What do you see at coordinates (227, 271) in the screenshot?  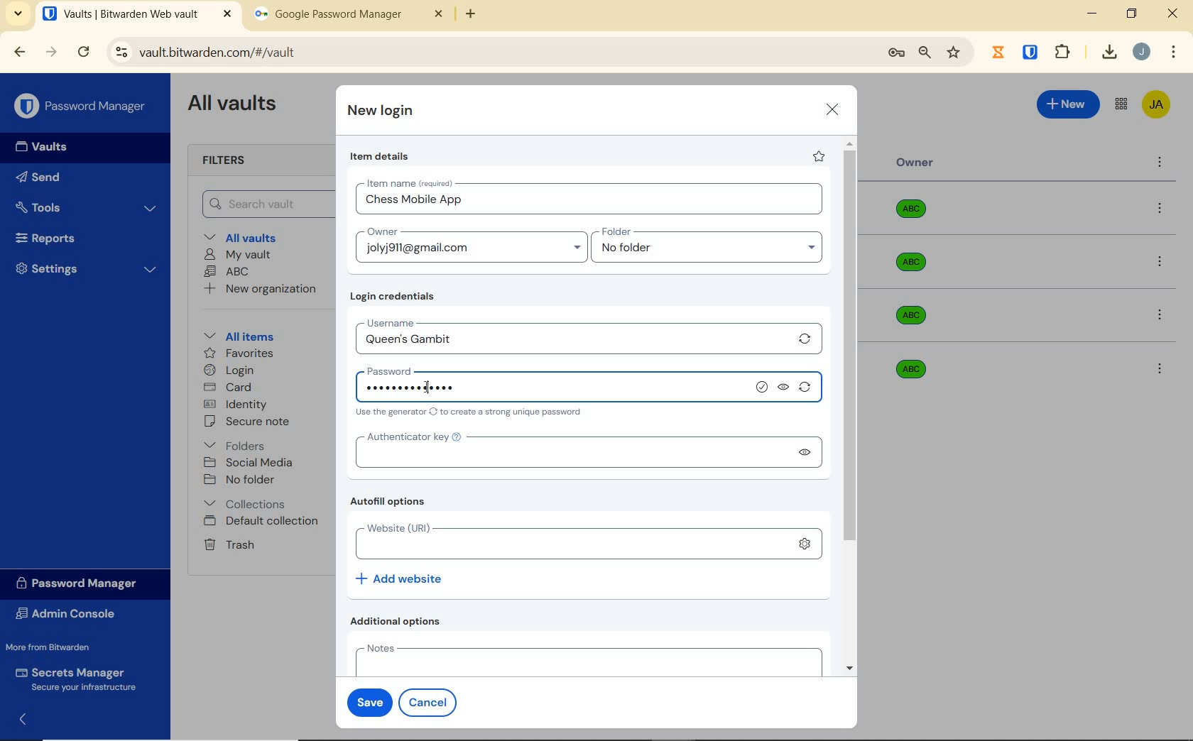 I see `ABC` at bounding box center [227, 271].